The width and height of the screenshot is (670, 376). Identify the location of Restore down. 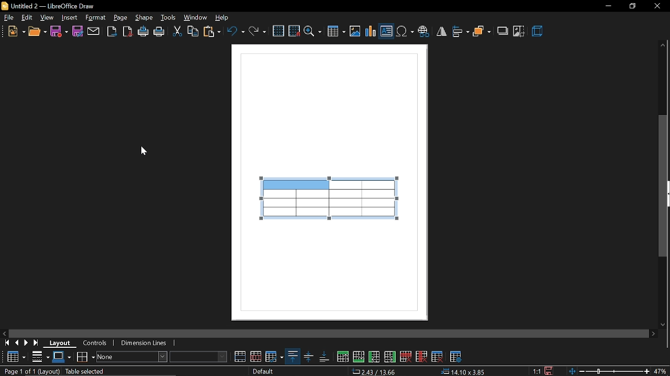
(631, 7).